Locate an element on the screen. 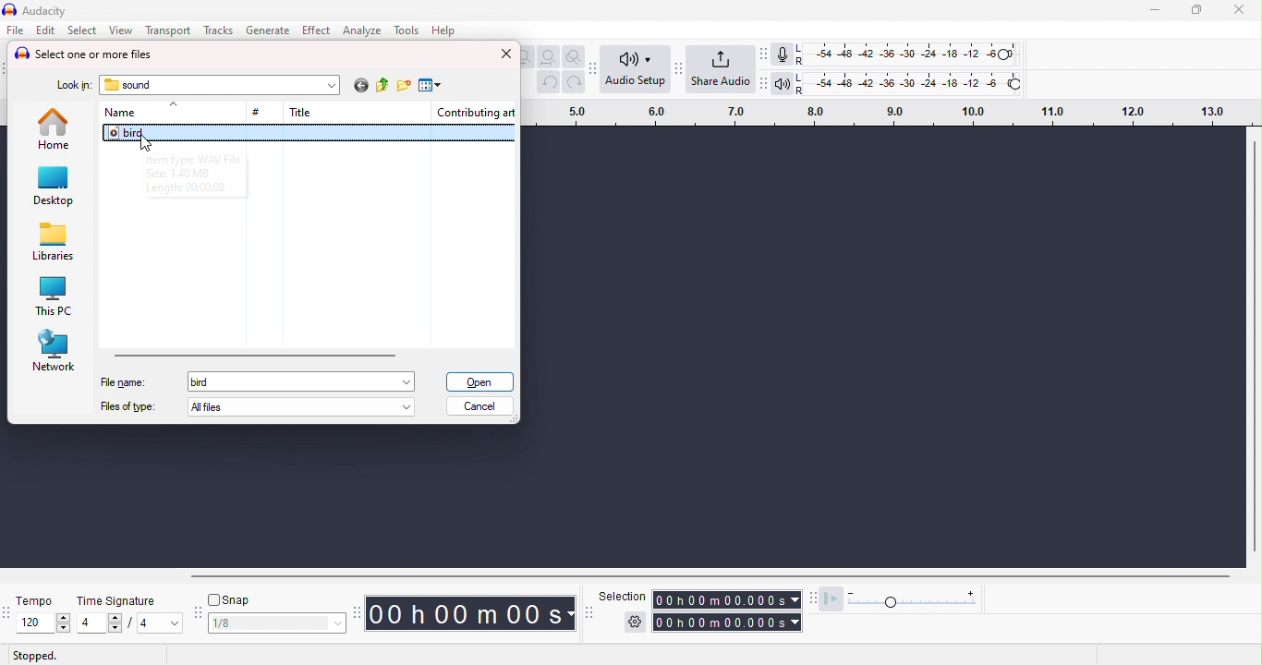  selection options is located at coordinates (635, 623).